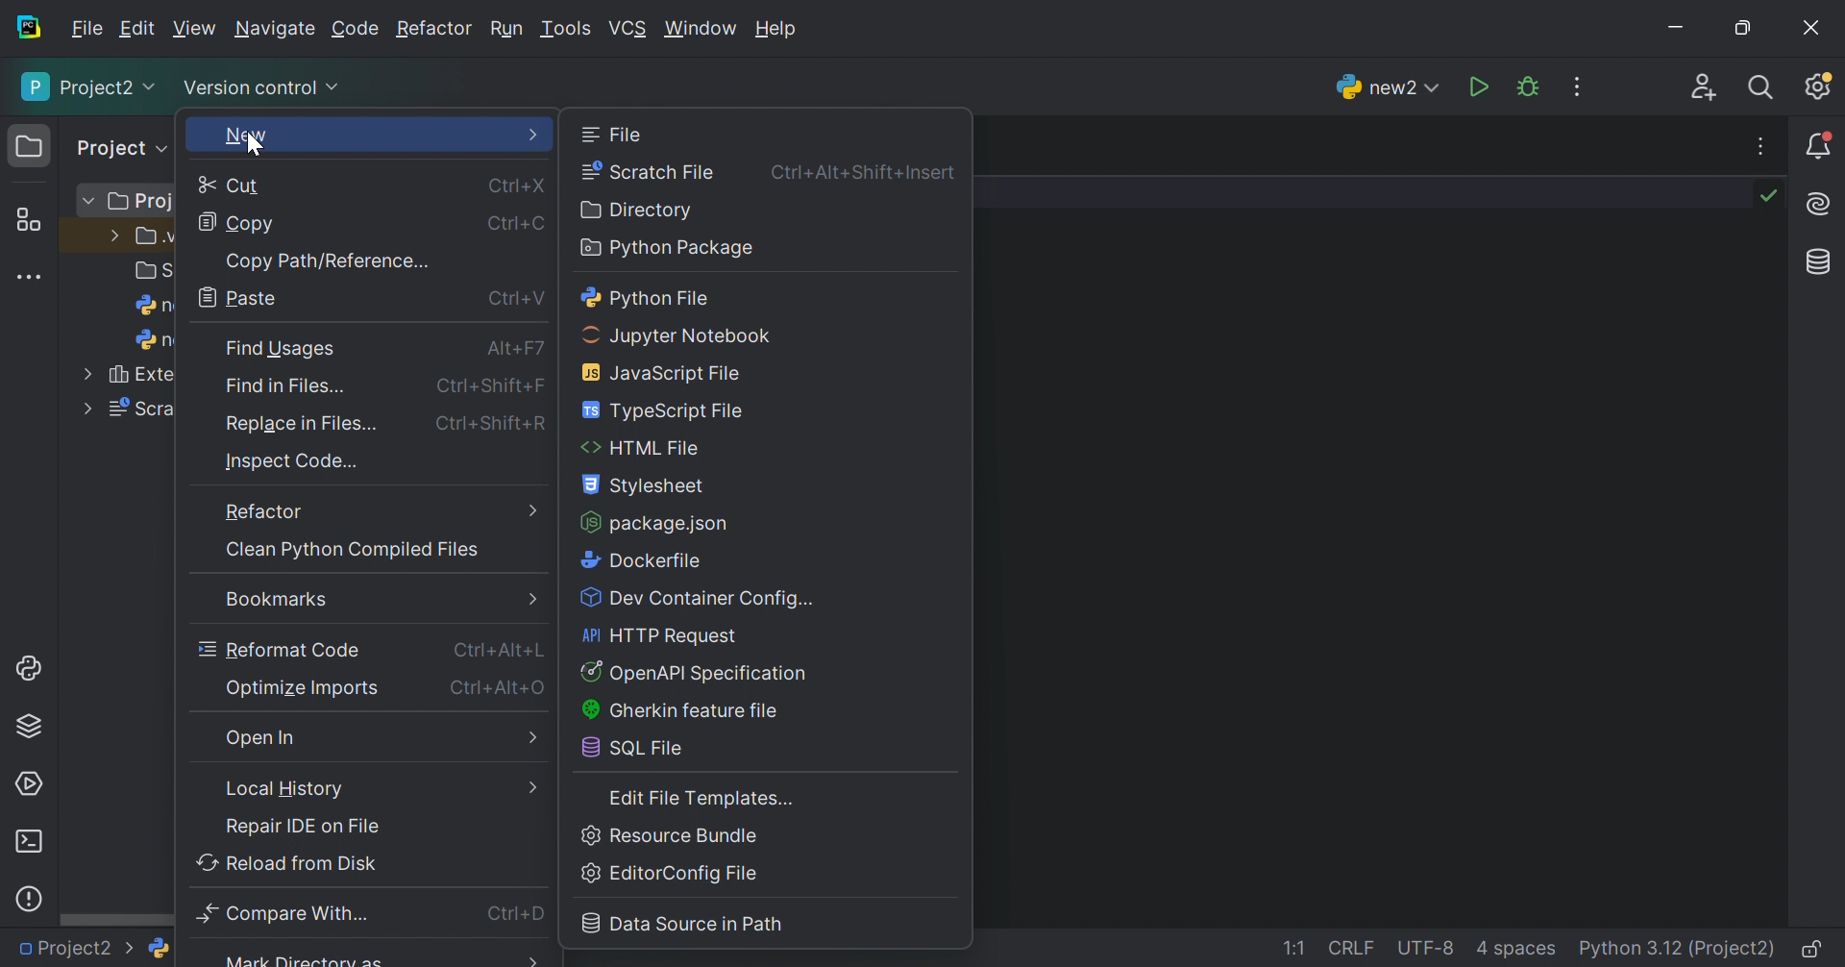 The image size is (1845, 967). I want to click on File, so click(86, 29).